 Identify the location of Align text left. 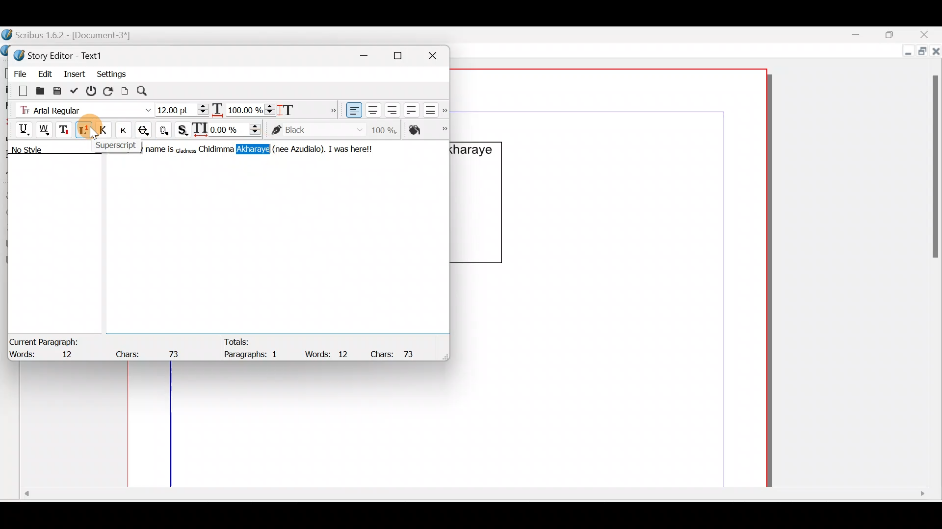
(353, 110).